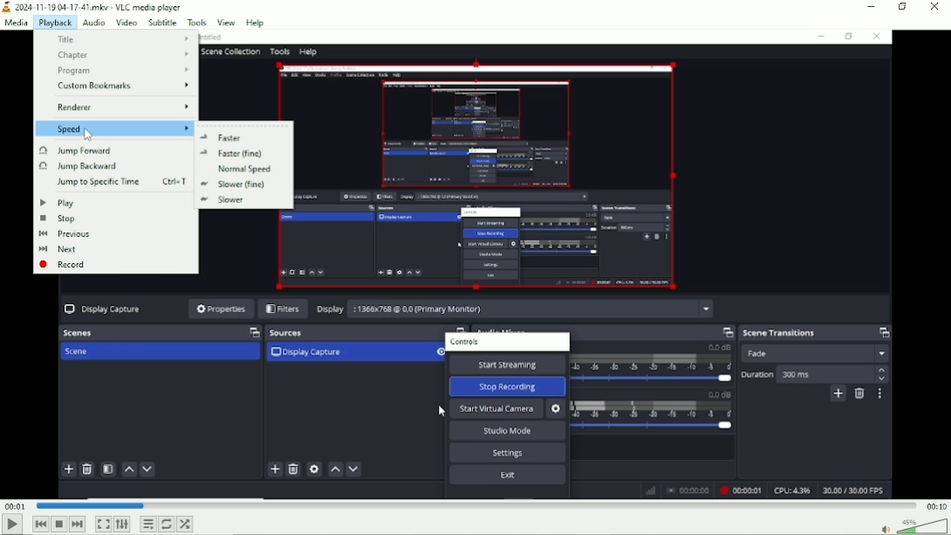 The height and width of the screenshot is (535, 951). Describe the element at coordinates (111, 166) in the screenshot. I see `jump backward` at that location.